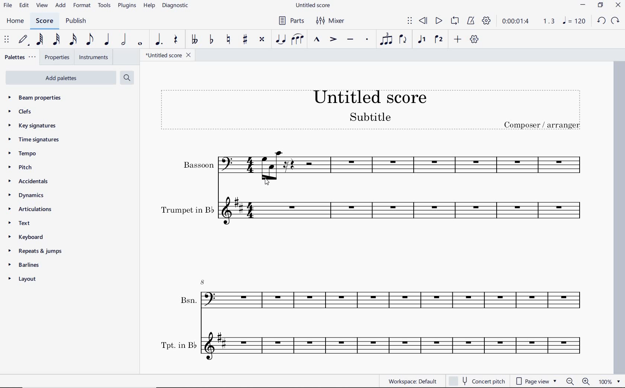 The image size is (625, 388). What do you see at coordinates (267, 183) in the screenshot?
I see `cursor` at bounding box center [267, 183].